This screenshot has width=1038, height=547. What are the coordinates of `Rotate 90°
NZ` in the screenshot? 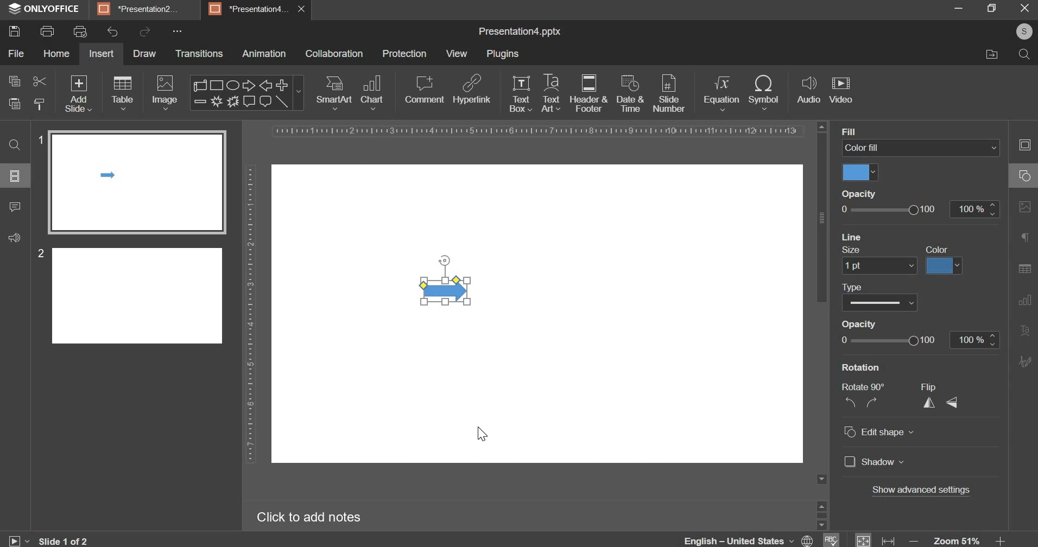 It's located at (860, 397).